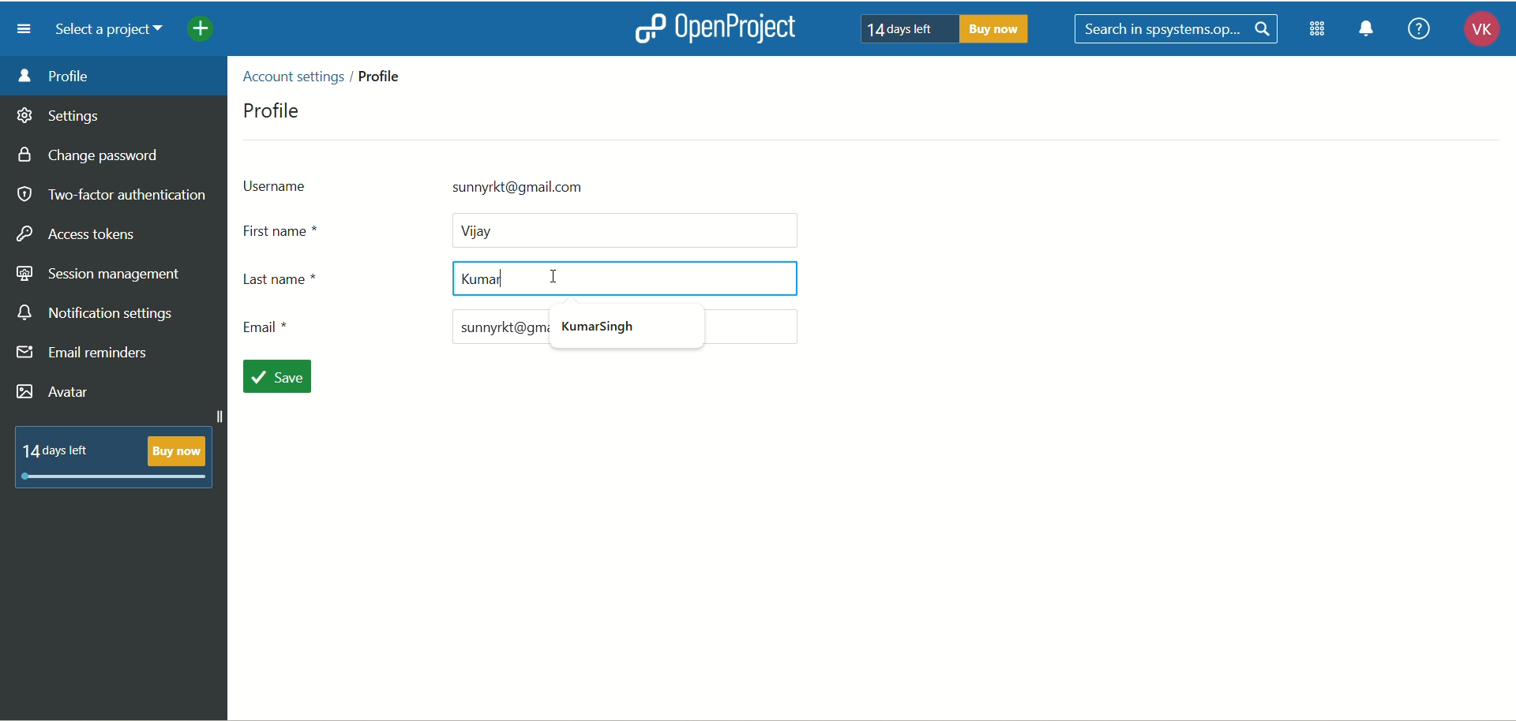  What do you see at coordinates (648, 28) in the screenshot?
I see `logo` at bounding box center [648, 28].